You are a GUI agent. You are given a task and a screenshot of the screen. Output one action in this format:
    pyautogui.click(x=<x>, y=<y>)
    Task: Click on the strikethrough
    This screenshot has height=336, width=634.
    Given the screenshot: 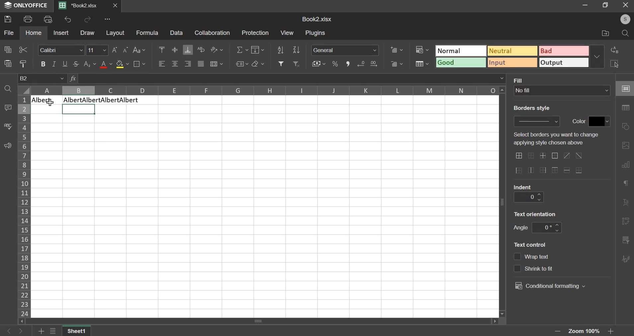 What is the action you would take?
    pyautogui.click(x=77, y=64)
    